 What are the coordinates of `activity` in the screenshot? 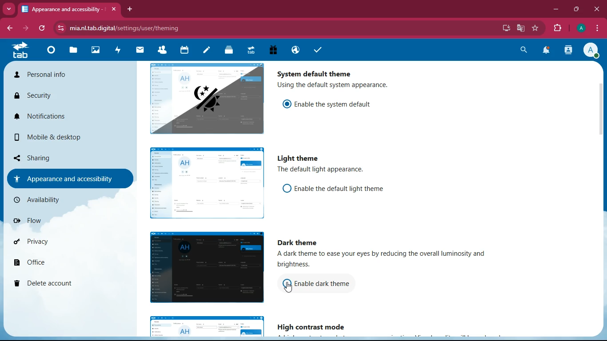 It's located at (118, 50).